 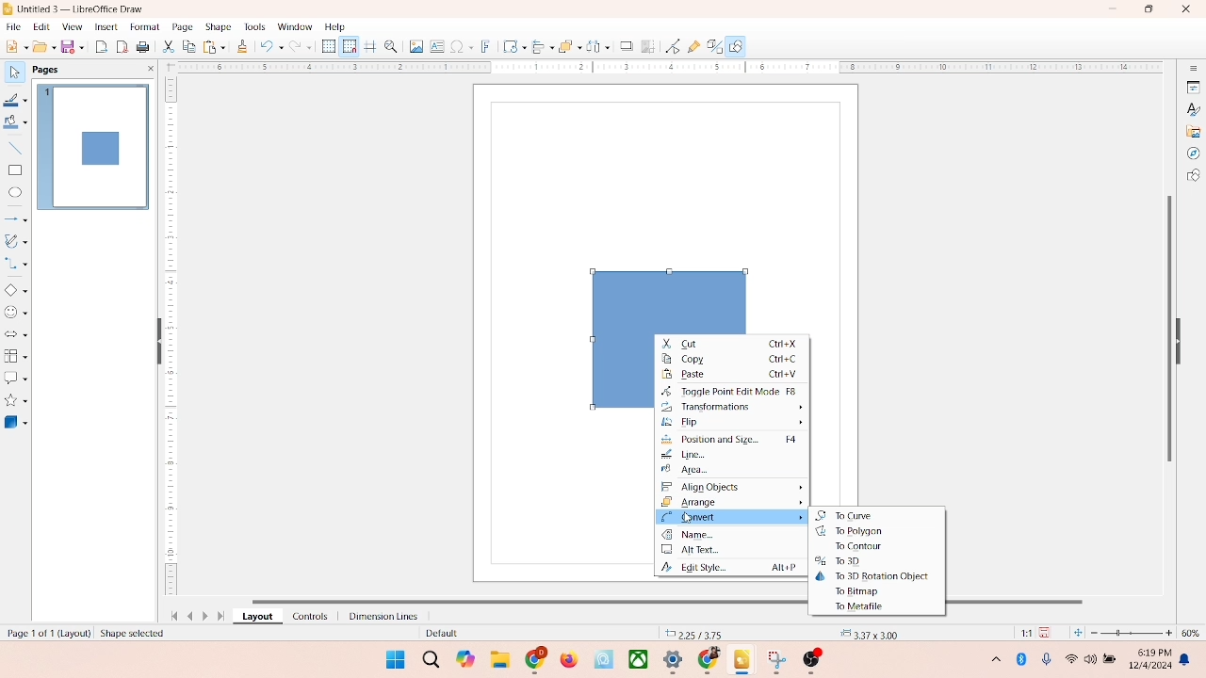 What do you see at coordinates (694, 632) in the screenshot?
I see `coordinates` at bounding box center [694, 632].